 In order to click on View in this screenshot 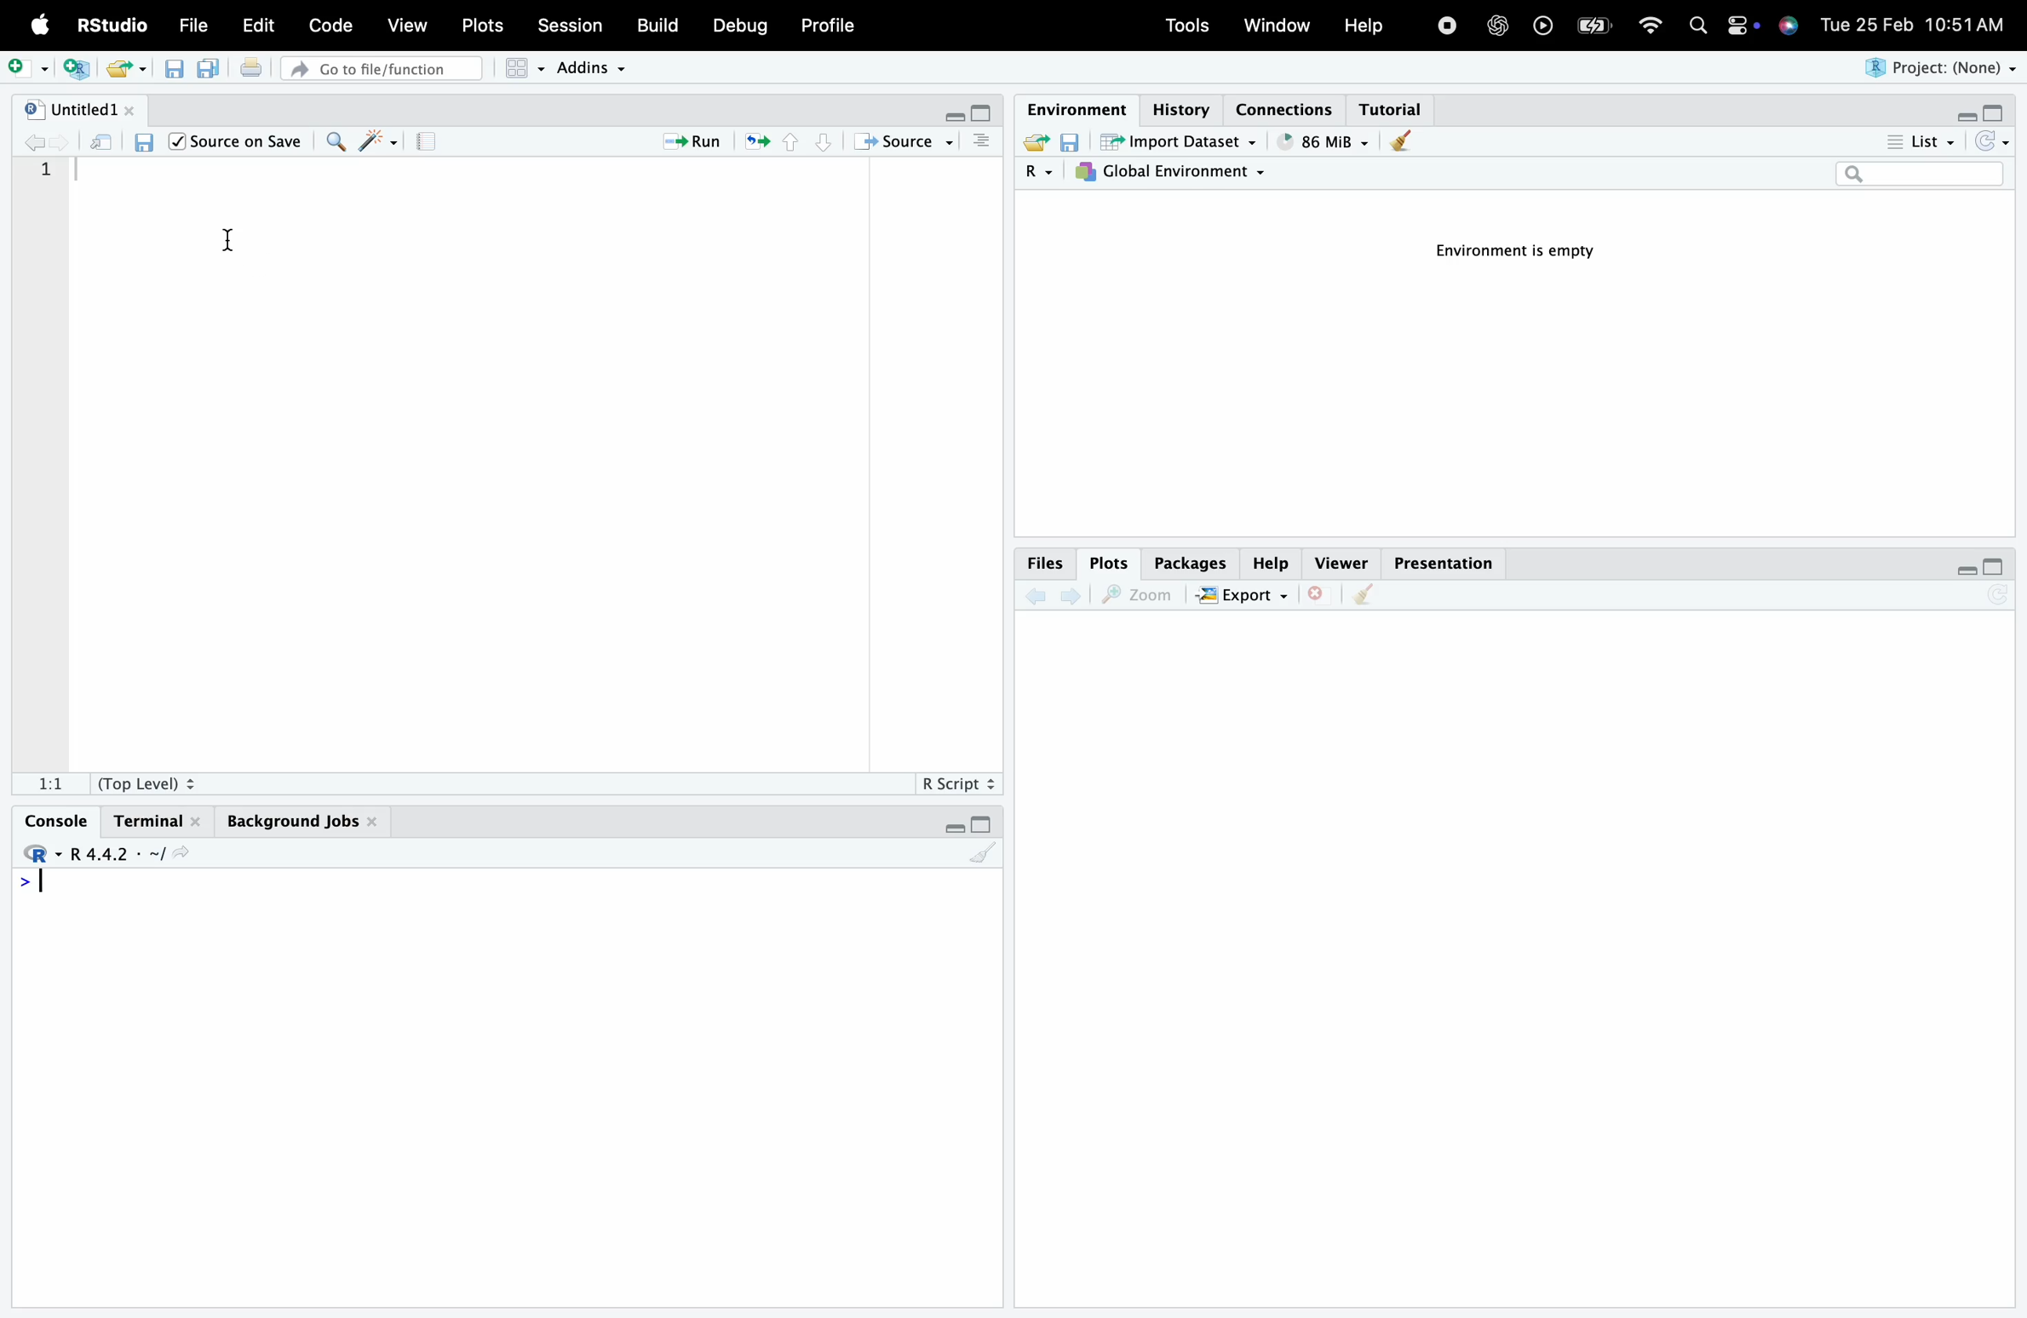, I will do `click(411, 26)`.